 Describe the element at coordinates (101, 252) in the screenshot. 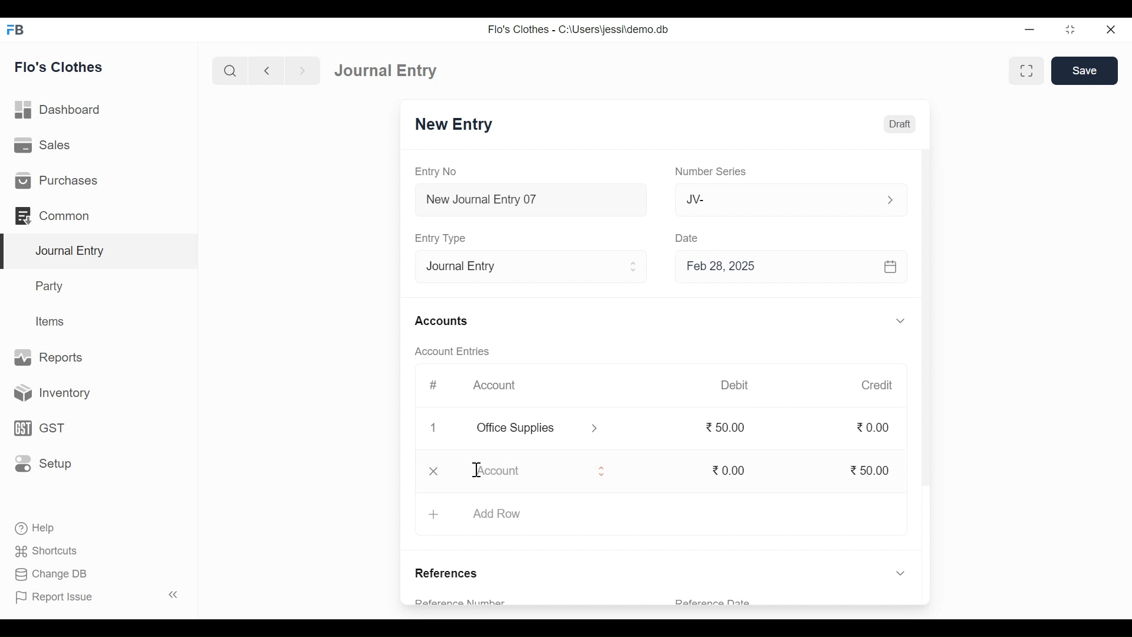

I see `Journal Entry` at that location.